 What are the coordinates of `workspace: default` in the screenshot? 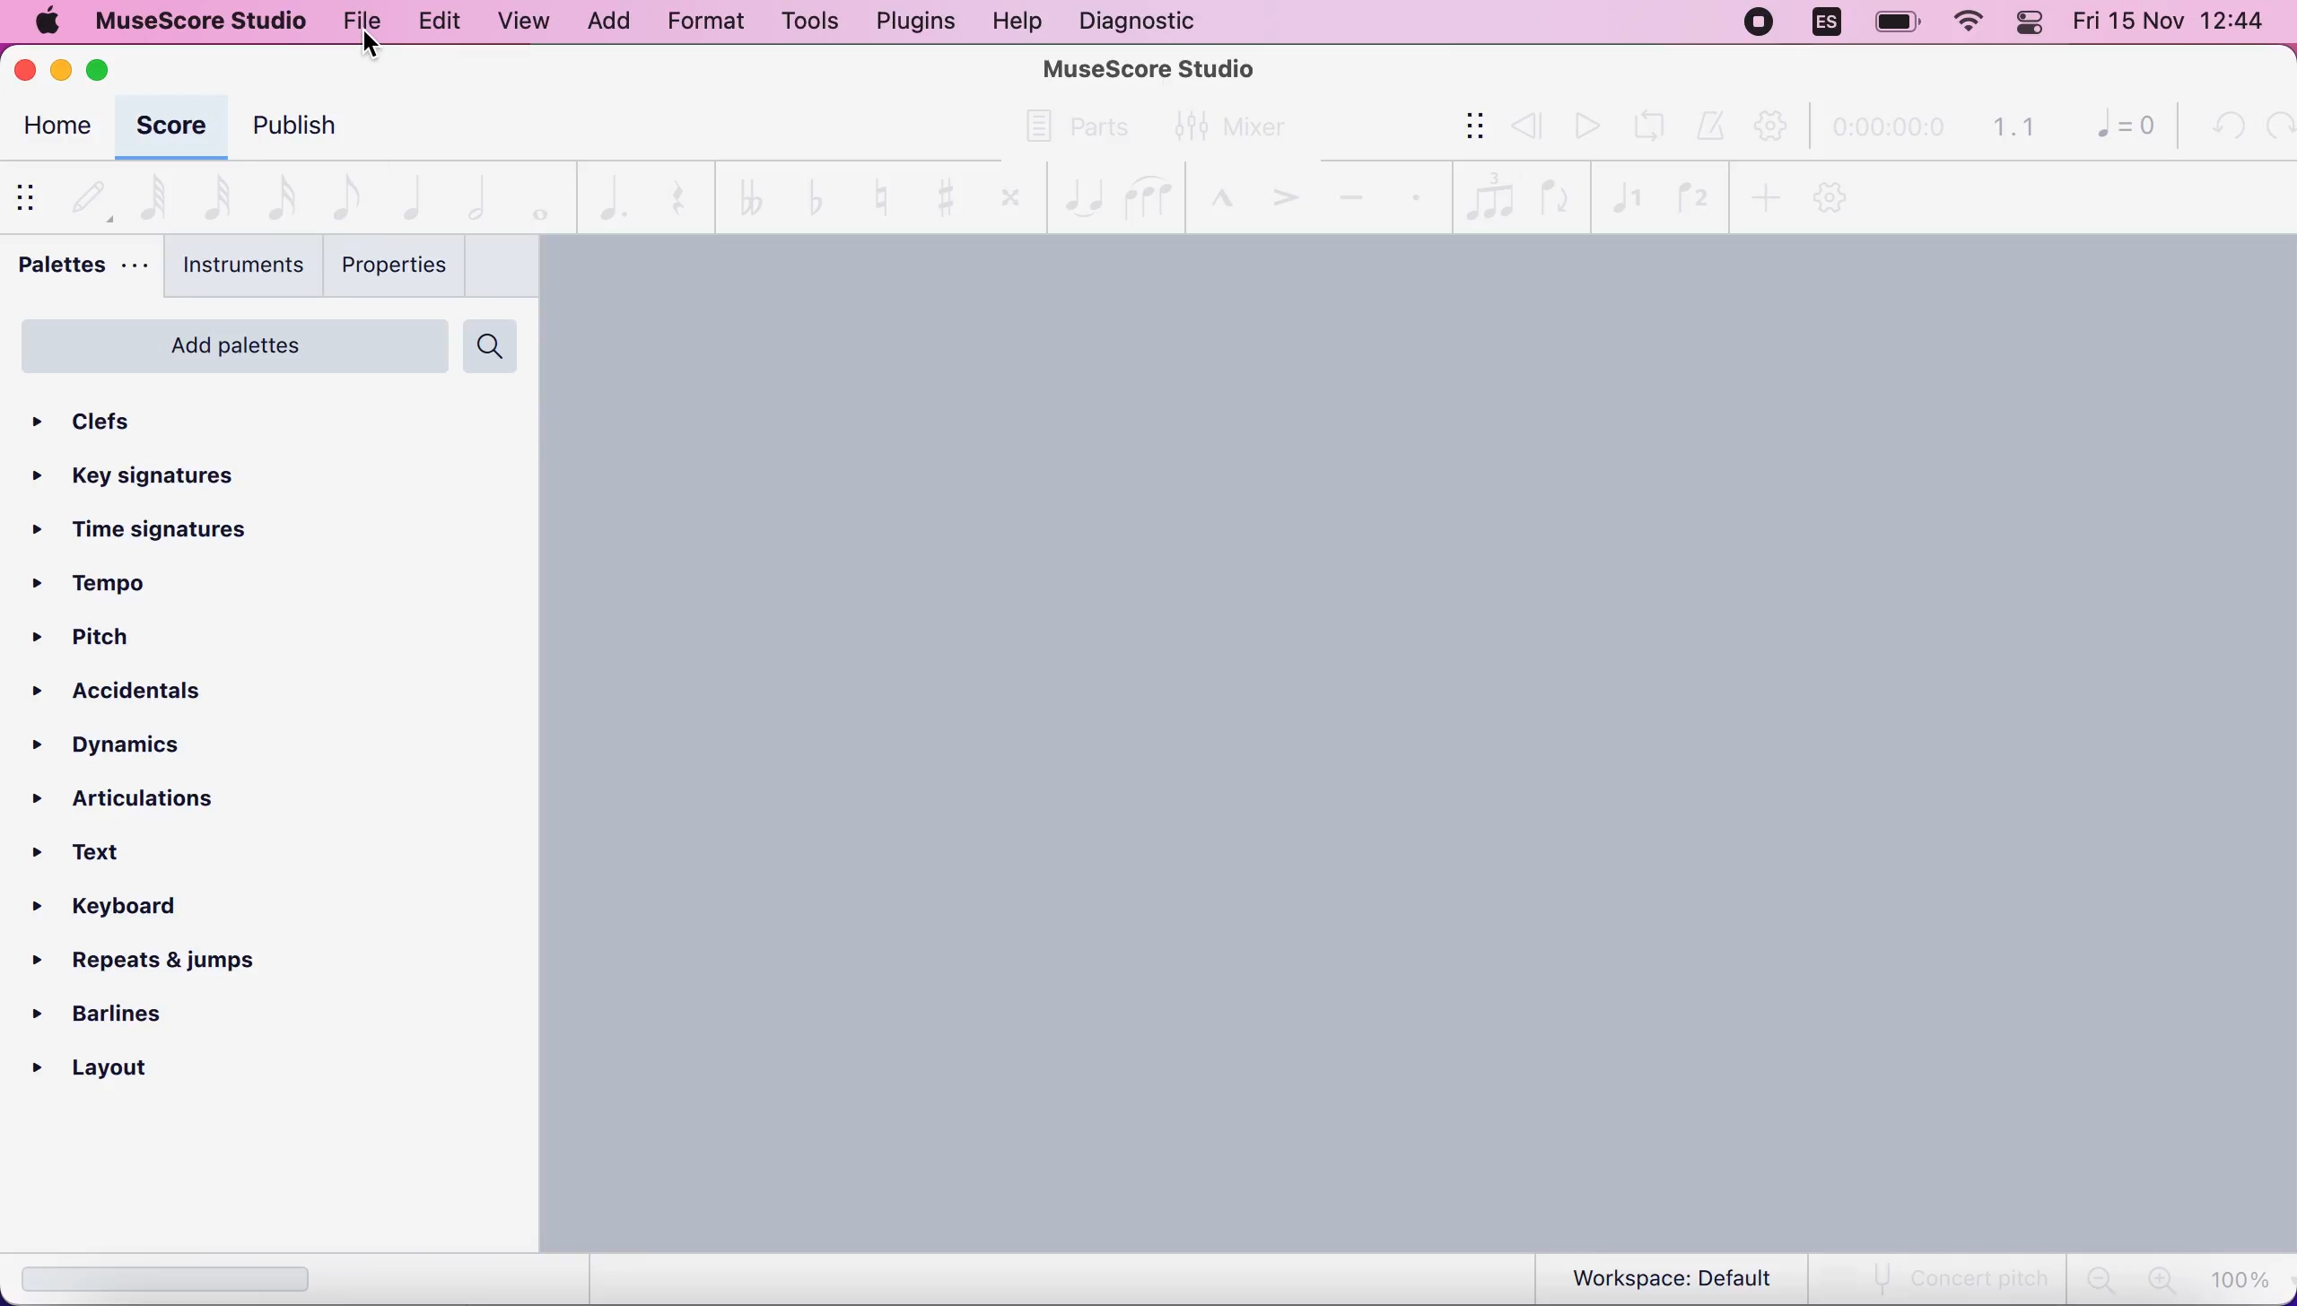 It's located at (1678, 1278).